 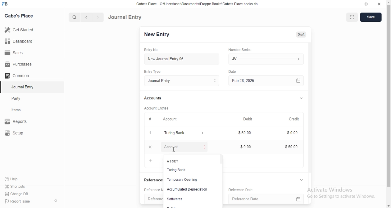 I want to click on ) Report Issue, so click(x=18, y=202).